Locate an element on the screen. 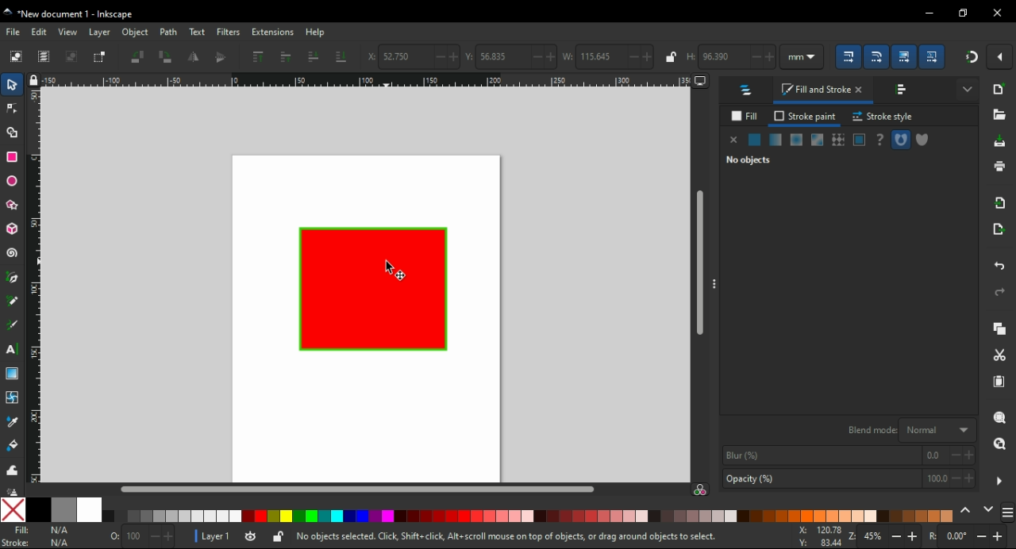 The image size is (1016, 549). select all is located at coordinates (17, 58).